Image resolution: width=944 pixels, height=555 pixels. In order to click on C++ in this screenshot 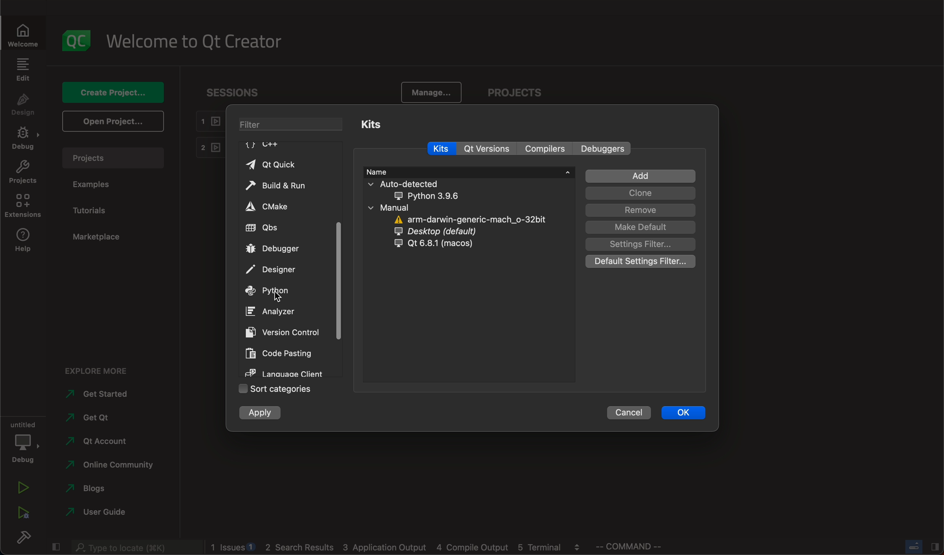, I will do `click(267, 145)`.